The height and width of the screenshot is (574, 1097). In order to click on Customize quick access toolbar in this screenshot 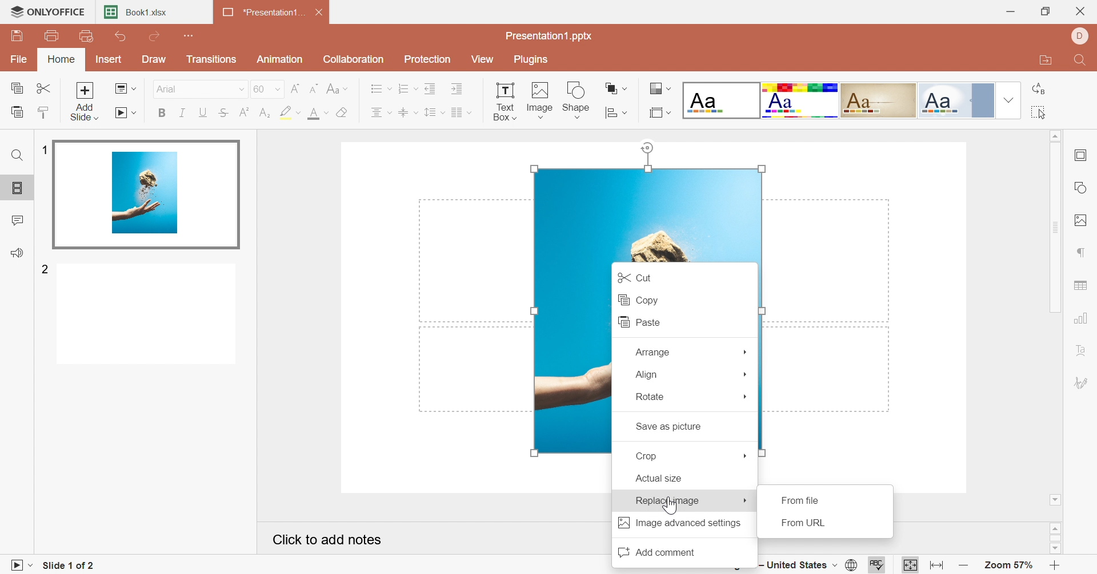, I will do `click(190, 35)`.